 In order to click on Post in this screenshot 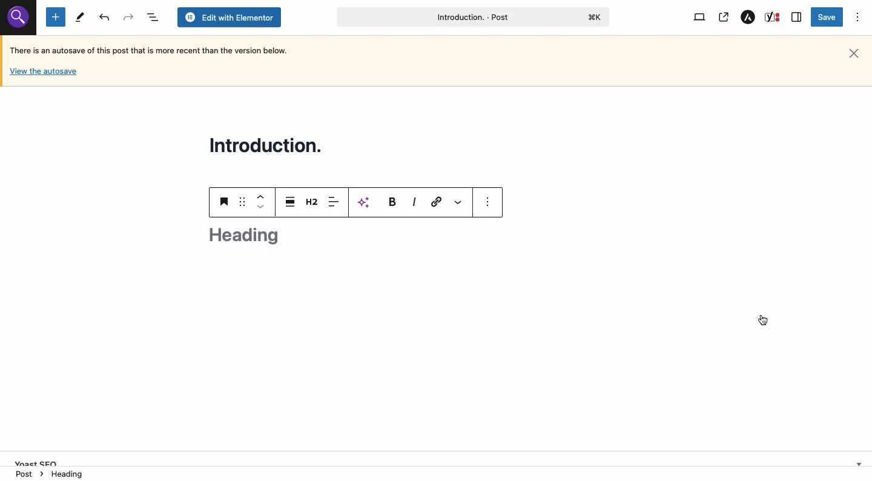, I will do `click(471, 17)`.